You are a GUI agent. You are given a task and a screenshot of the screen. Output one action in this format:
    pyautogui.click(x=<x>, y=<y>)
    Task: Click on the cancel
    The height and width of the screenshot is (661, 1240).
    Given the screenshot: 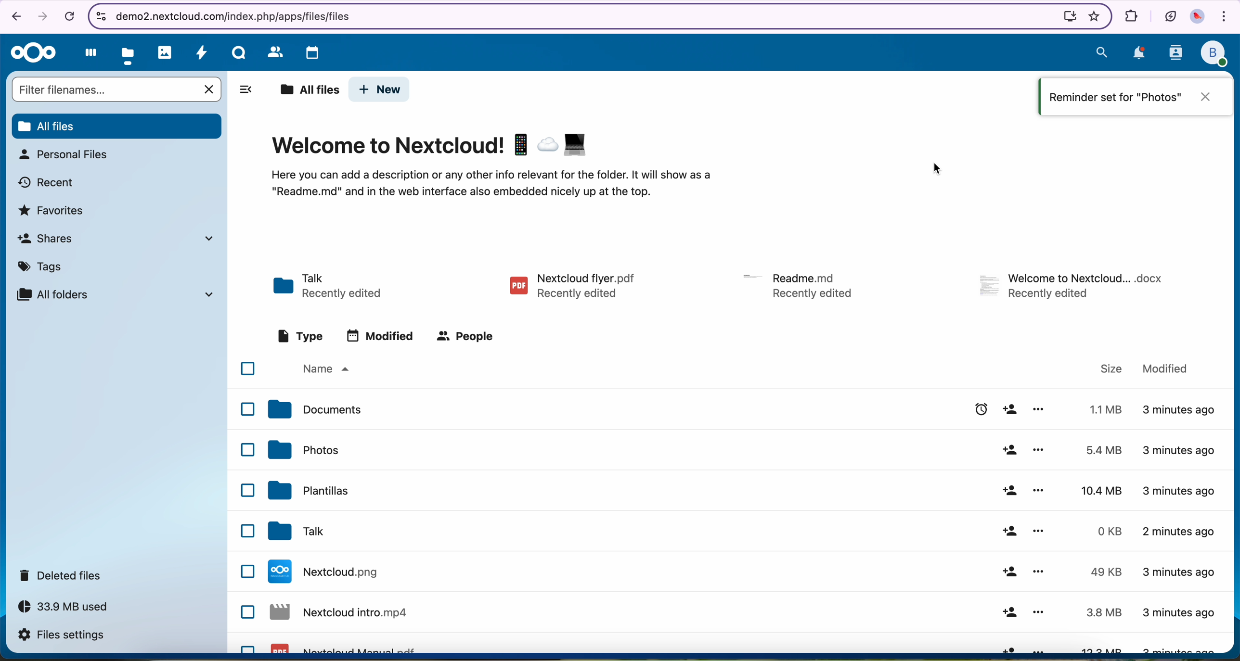 What is the action you would take?
    pyautogui.click(x=69, y=17)
    